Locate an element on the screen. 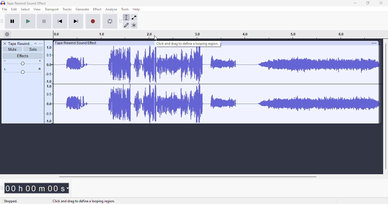  skip to end is located at coordinates (76, 21).